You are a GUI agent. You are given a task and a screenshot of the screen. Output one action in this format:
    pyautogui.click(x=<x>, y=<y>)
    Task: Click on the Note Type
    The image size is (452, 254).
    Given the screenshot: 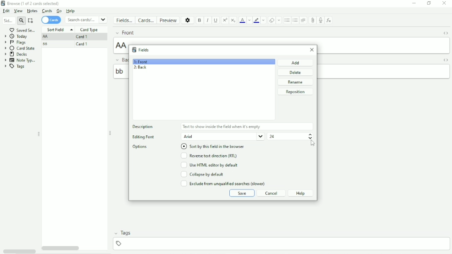 What is the action you would take?
    pyautogui.click(x=20, y=60)
    